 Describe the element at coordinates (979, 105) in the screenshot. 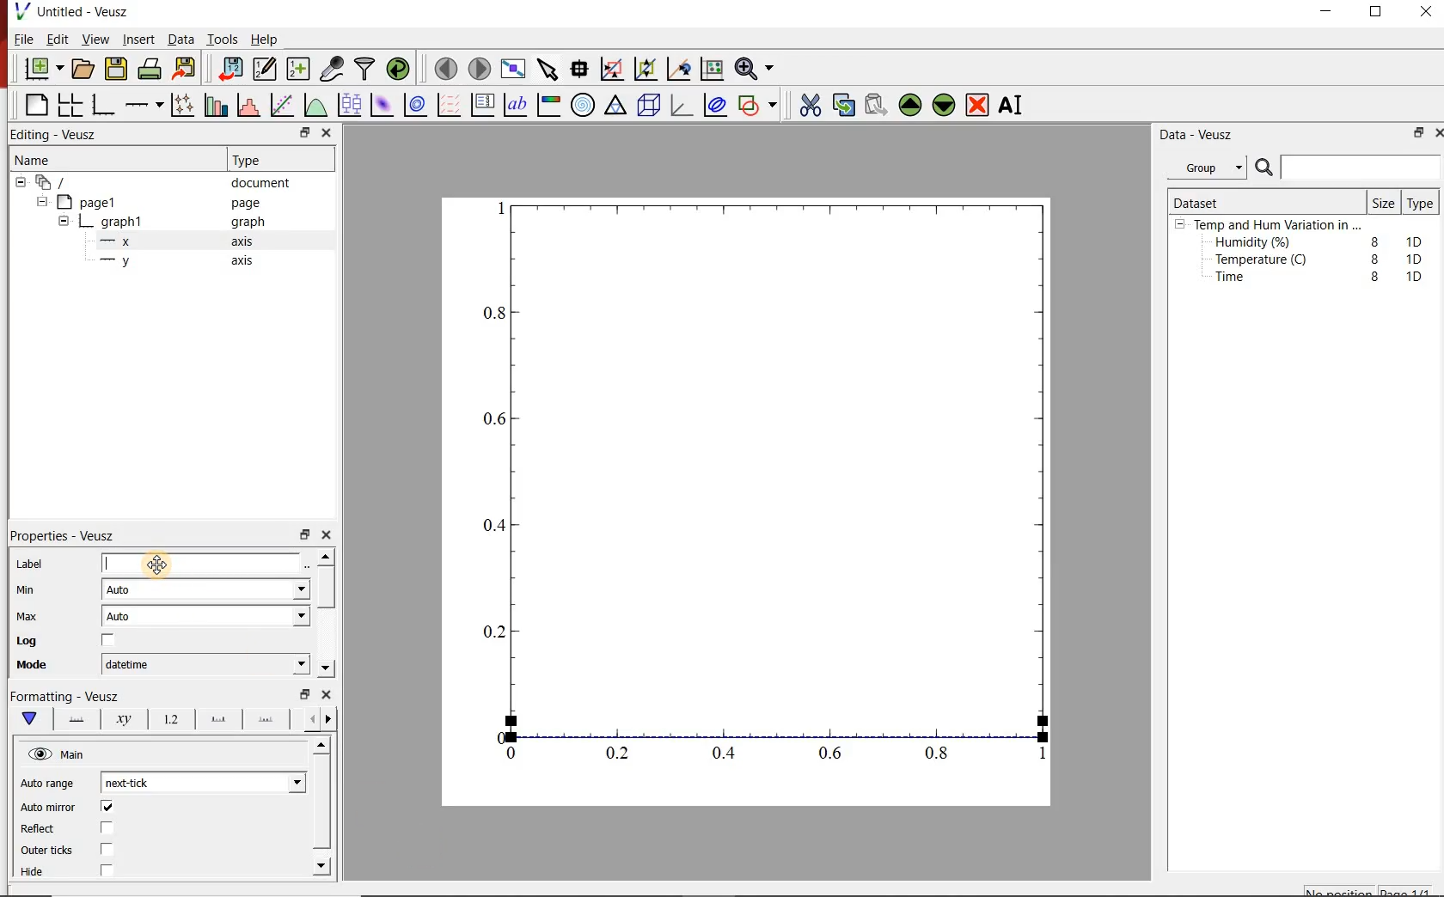

I see `Remove the selected widget` at that location.